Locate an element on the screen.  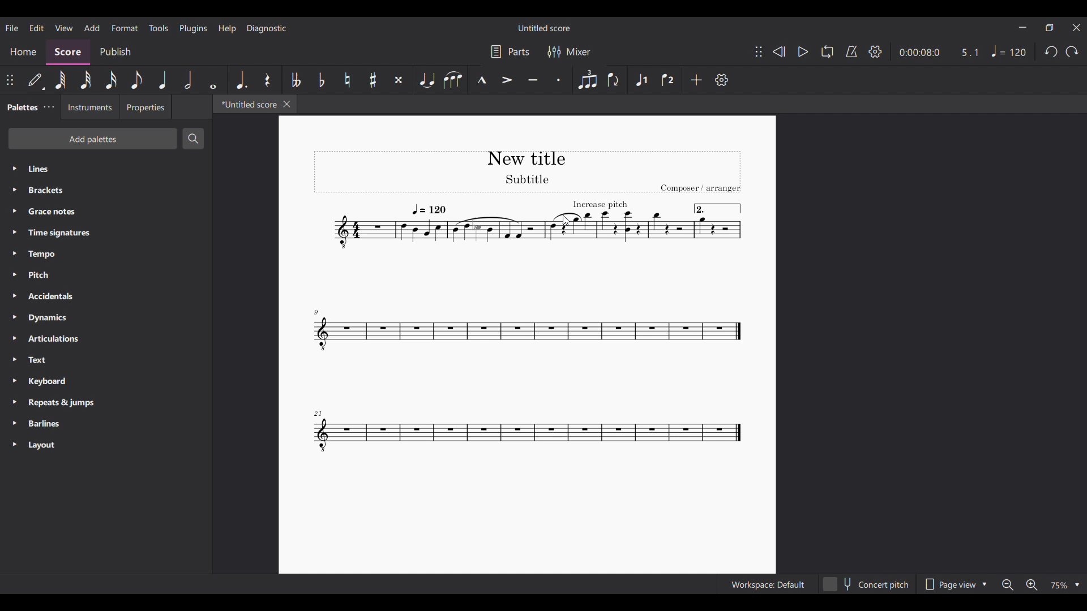
Score, current section highlighted is located at coordinates (69, 53).